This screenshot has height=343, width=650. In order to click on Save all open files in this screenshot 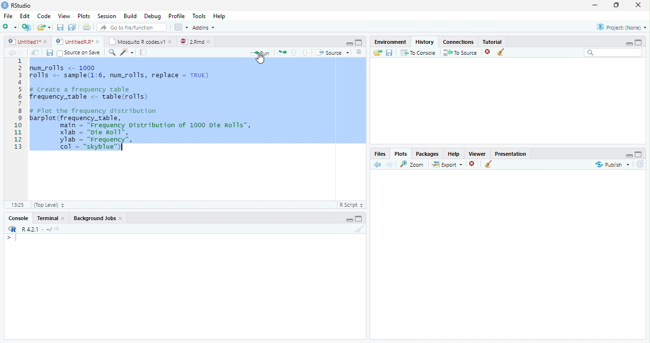, I will do `click(72, 27)`.